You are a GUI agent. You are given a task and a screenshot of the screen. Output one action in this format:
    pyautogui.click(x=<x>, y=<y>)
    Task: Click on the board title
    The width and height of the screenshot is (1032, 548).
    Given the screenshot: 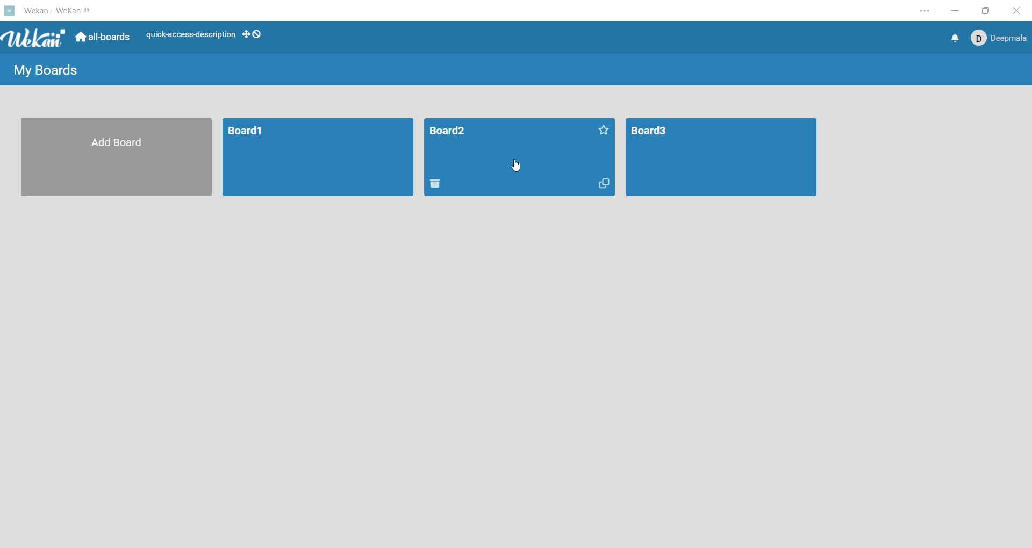 What is the action you would take?
    pyautogui.click(x=446, y=131)
    